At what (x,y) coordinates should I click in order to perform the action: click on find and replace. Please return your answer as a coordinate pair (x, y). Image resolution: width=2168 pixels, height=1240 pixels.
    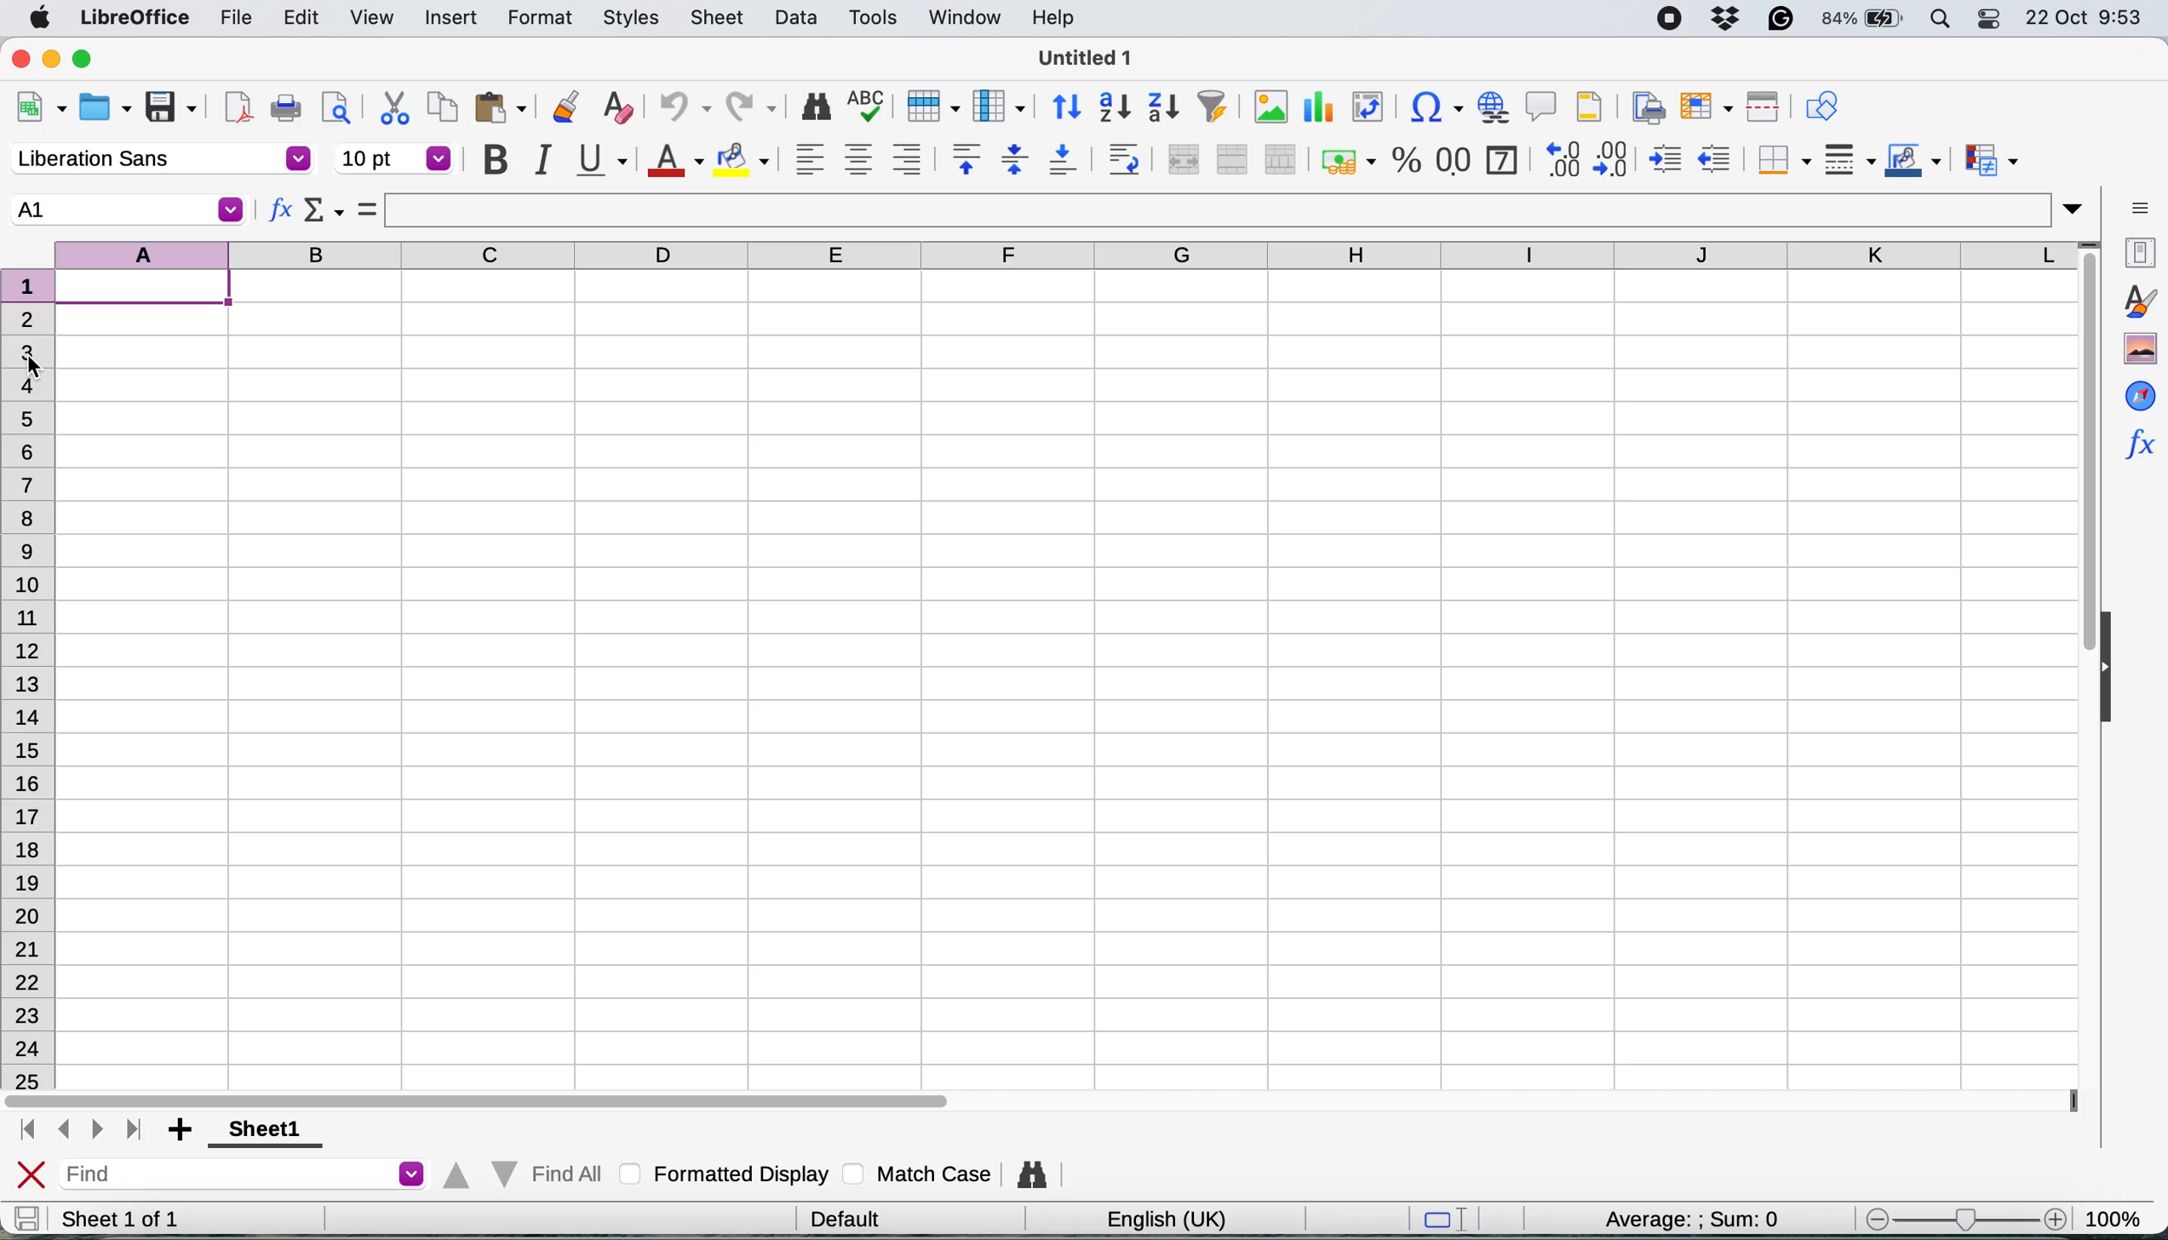
    Looking at the image, I should click on (817, 106).